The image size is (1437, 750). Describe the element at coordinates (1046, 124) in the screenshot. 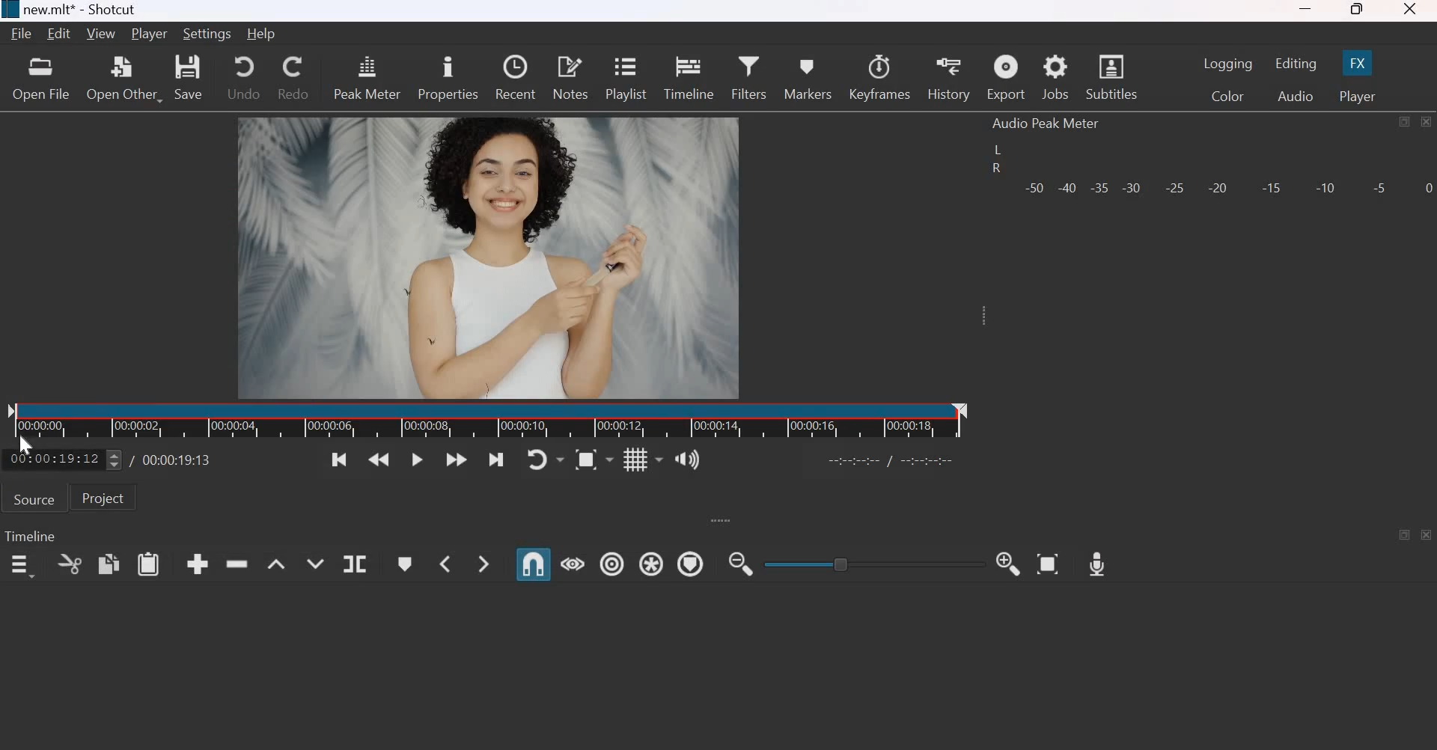

I see `Audio Peak Meter` at that location.